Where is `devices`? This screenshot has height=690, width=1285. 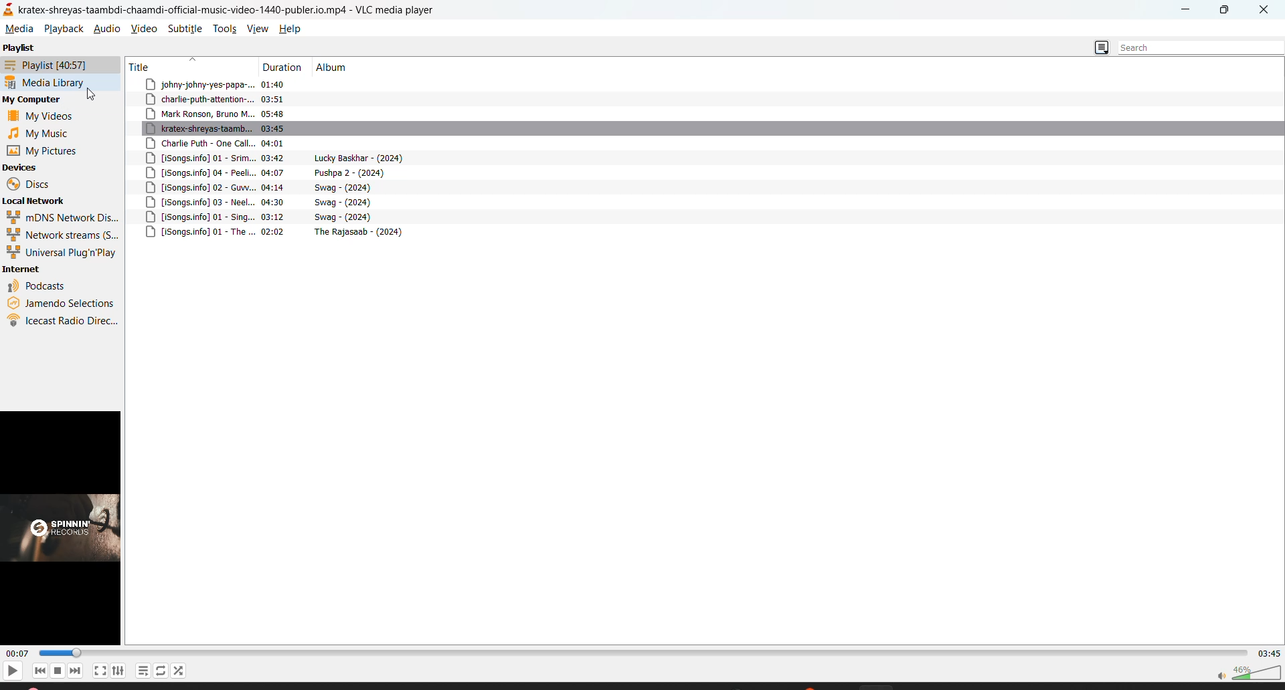
devices is located at coordinates (31, 167).